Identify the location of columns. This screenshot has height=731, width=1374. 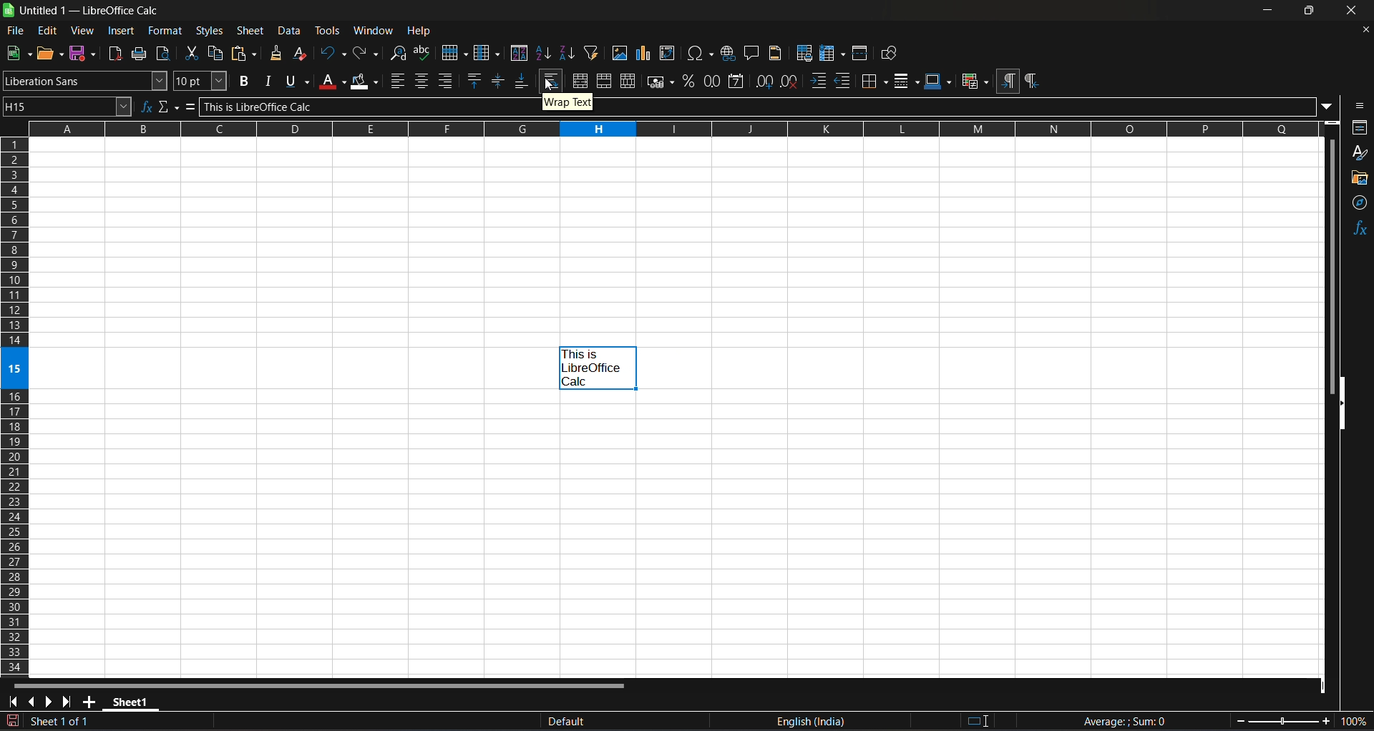
(13, 406).